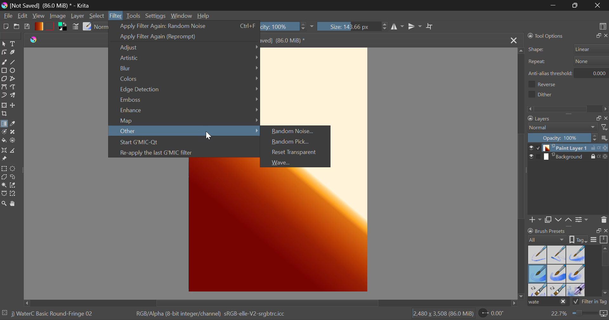 The image size is (609, 320). Describe the element at coordinates (204, 15) in the screenshot. I see `Help` at that location.